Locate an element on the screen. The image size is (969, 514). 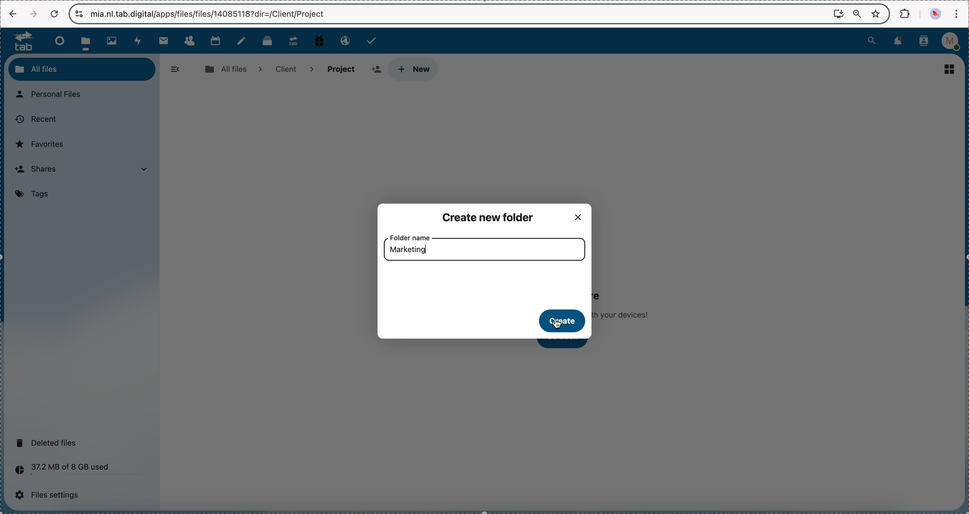
notifications is located at coordinates (896, 41).